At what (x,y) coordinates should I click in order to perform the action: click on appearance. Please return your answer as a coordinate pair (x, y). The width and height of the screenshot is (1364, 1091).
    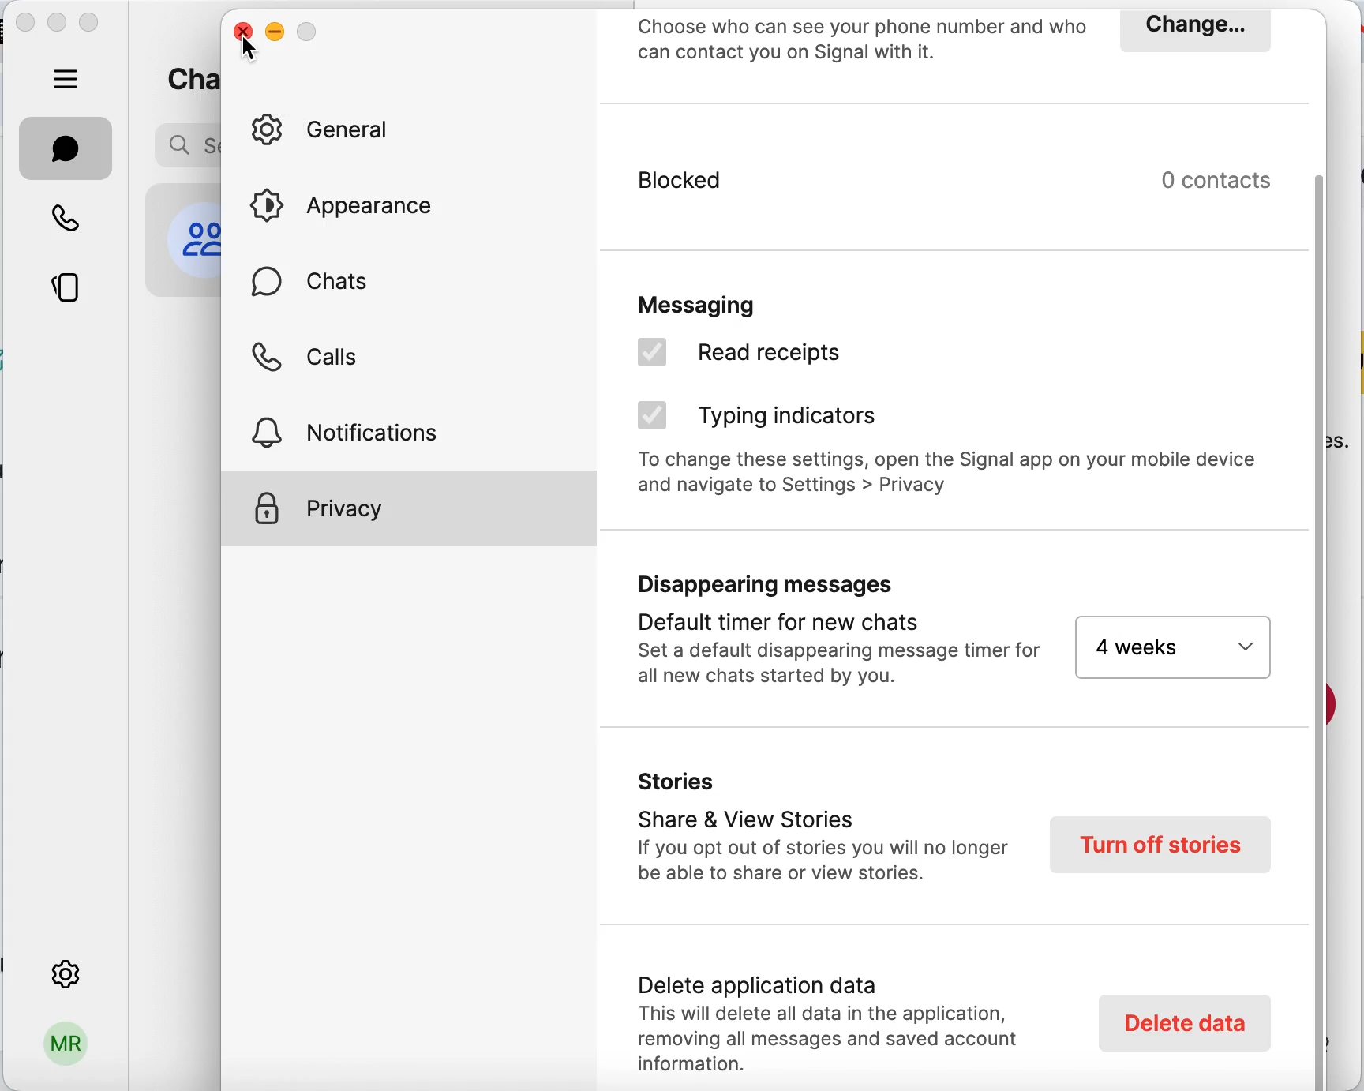
    Looking at the image, I should click on (354, 205).